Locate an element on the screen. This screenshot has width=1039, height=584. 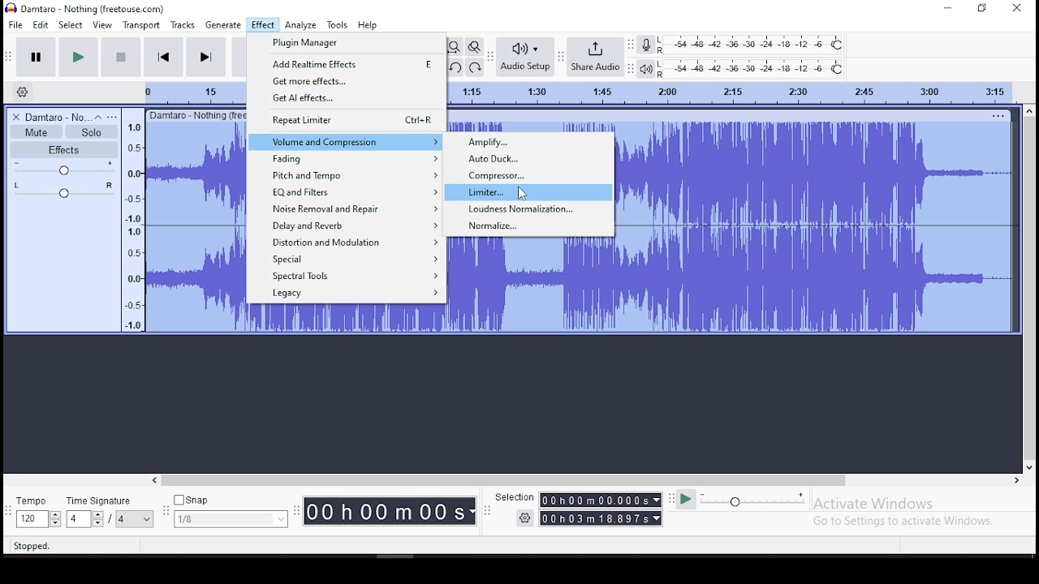
00 h 00 m 00 s is located at coordinates (389, 512).